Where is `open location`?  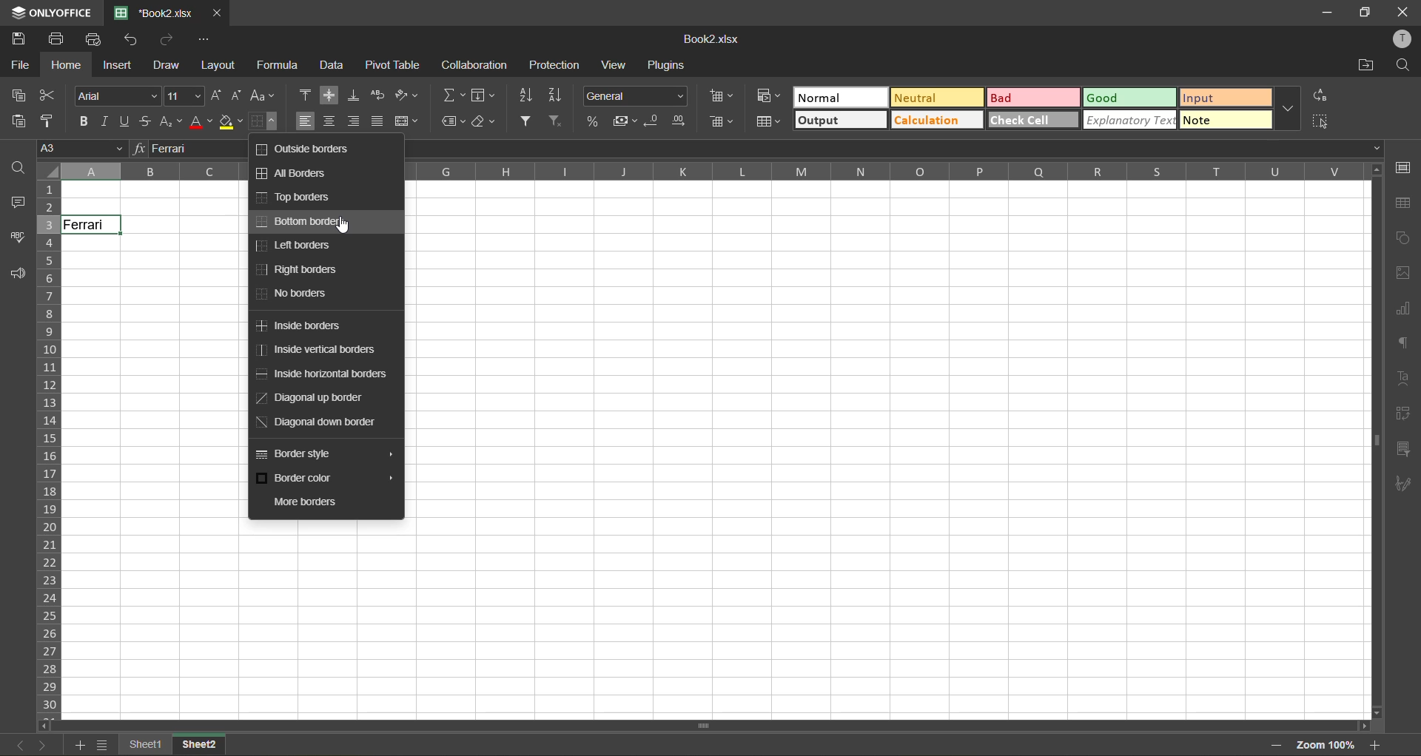 open location is located at coordinates (1367, 64).